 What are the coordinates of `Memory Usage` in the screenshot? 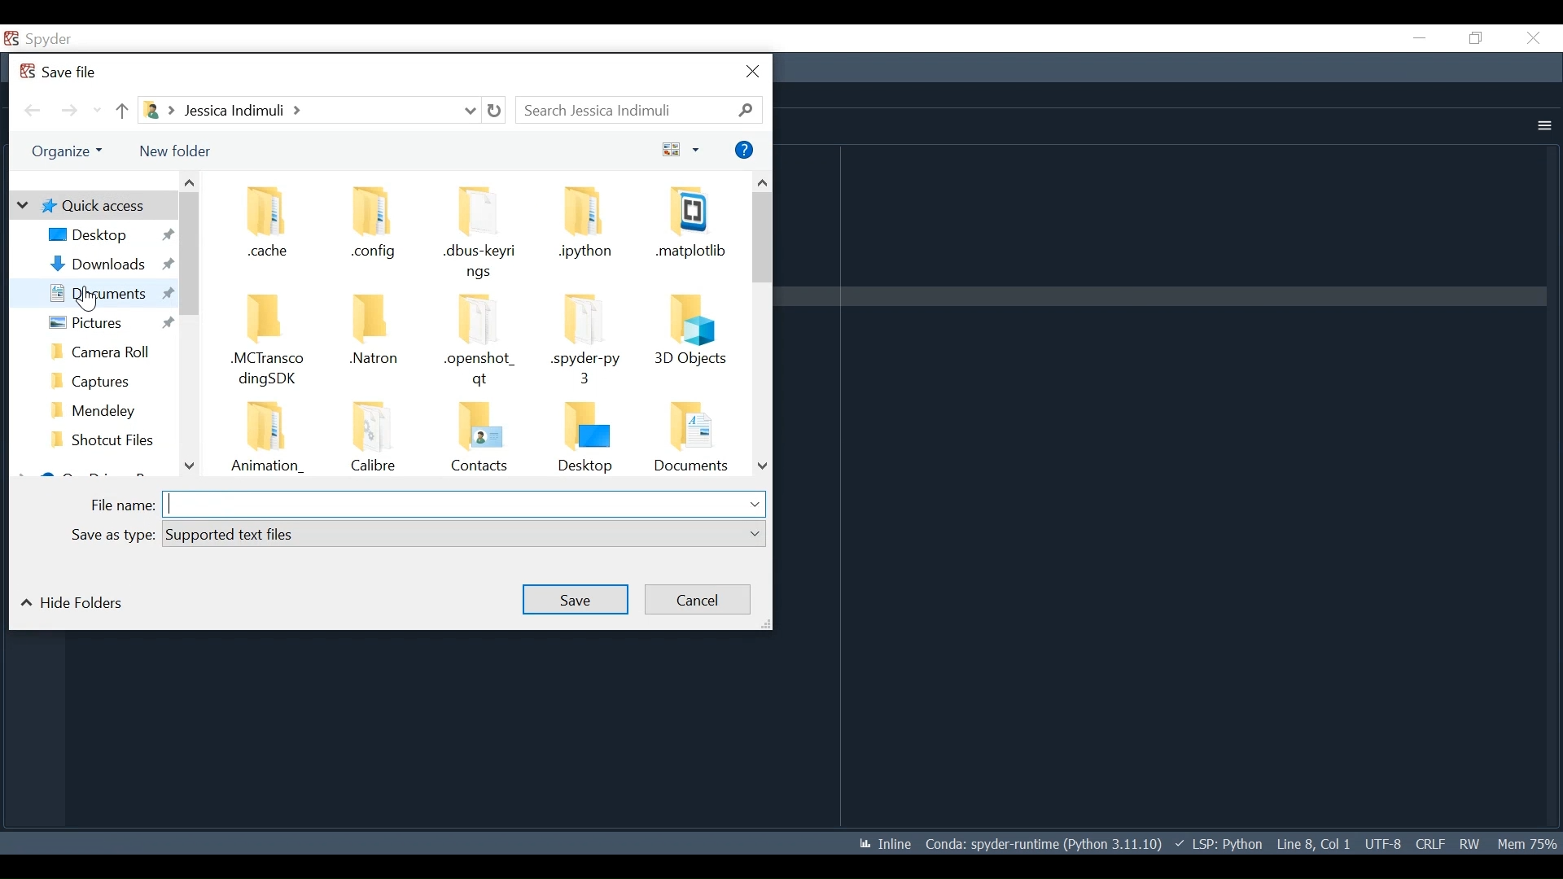 It's located at (1526, 842).